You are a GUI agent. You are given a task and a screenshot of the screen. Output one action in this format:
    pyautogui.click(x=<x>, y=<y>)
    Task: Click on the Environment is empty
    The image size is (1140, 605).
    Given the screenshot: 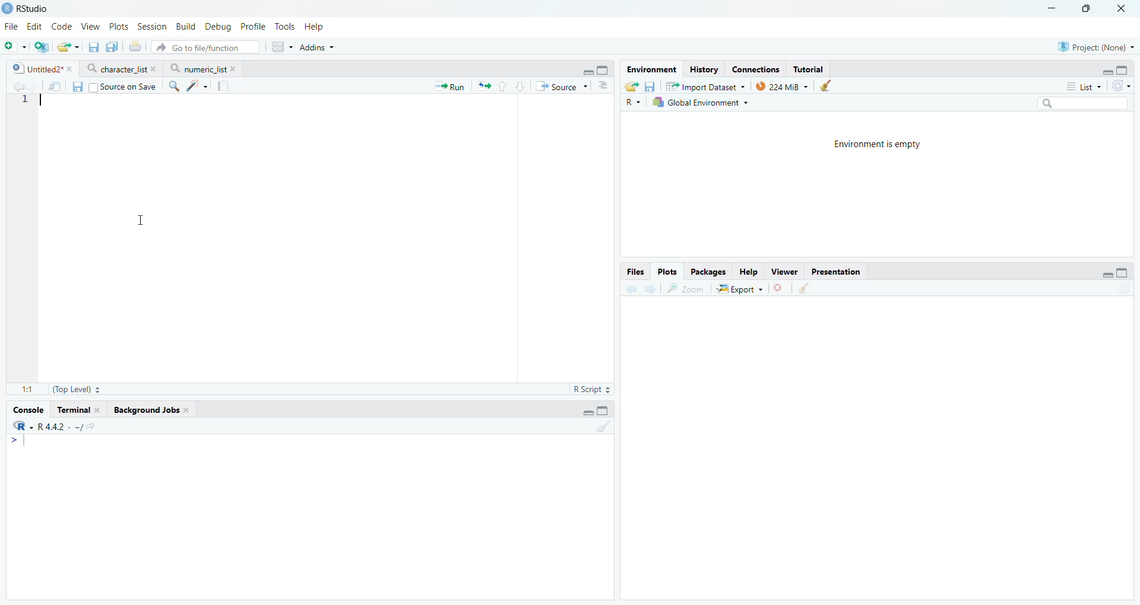 What is the action you would take?
    pyautogui.click(x=879, y=145)
    